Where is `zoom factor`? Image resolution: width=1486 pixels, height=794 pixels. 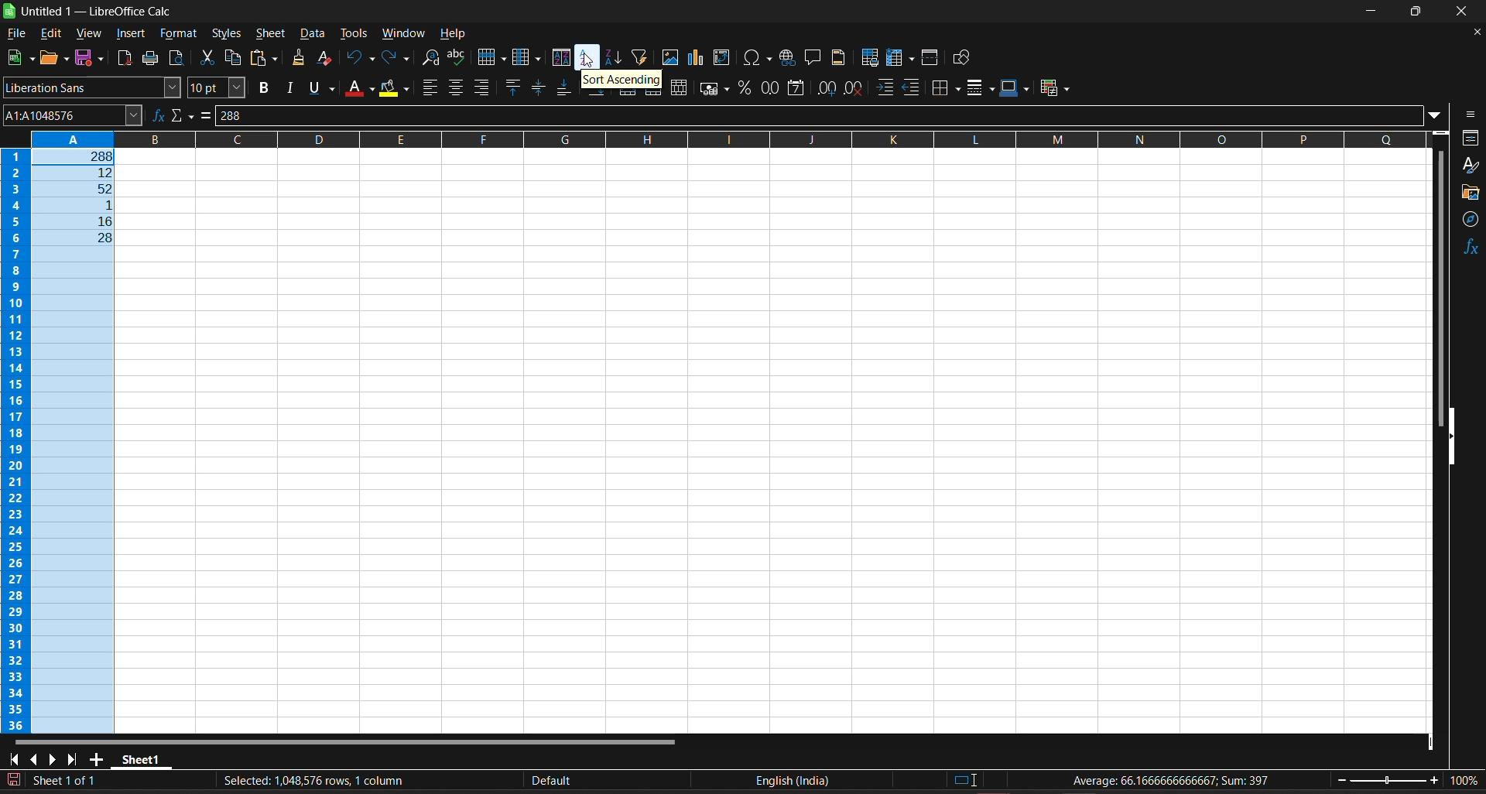
zoom factor is located at coordinates (1467, 783).